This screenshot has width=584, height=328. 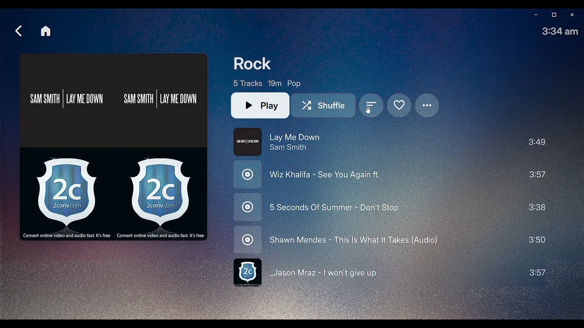 What do you see at coordinates (255, 63) in the screenshot?
I see `Rock` at bounding box center [255, 63].